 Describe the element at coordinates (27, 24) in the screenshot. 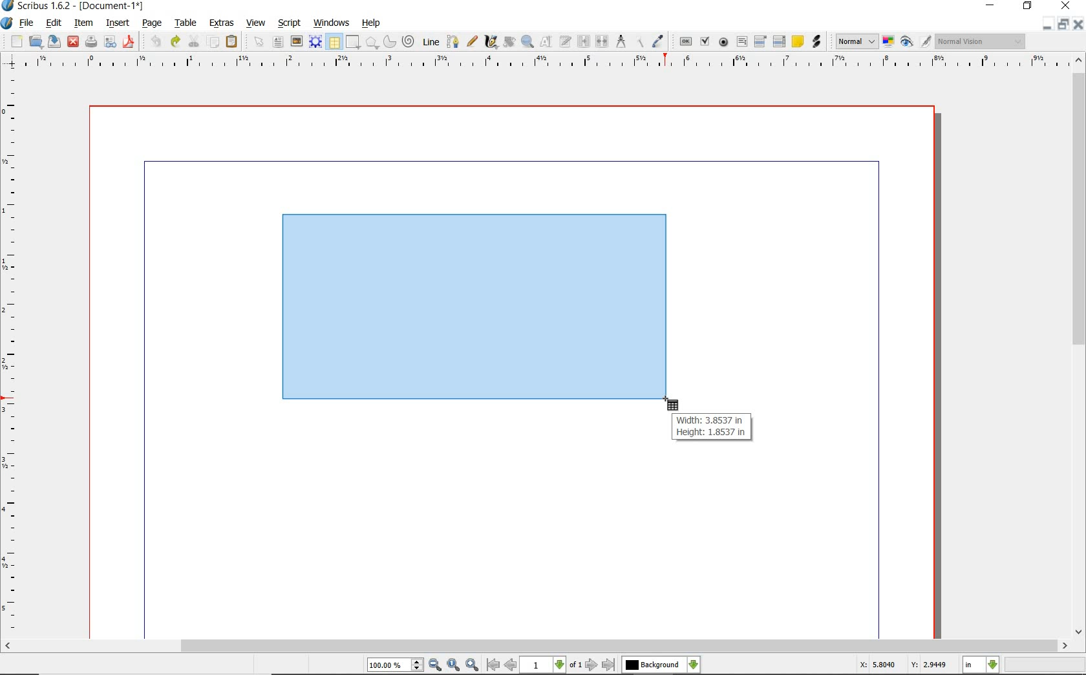

I see `file` at that location.